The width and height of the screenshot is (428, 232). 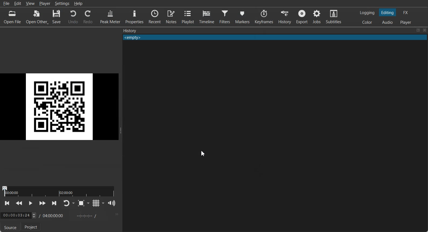 What do you see at coordinates (30, 204) in the screenshot?
I see `Toggle Play or Pause` at bounding box center [30, 204].